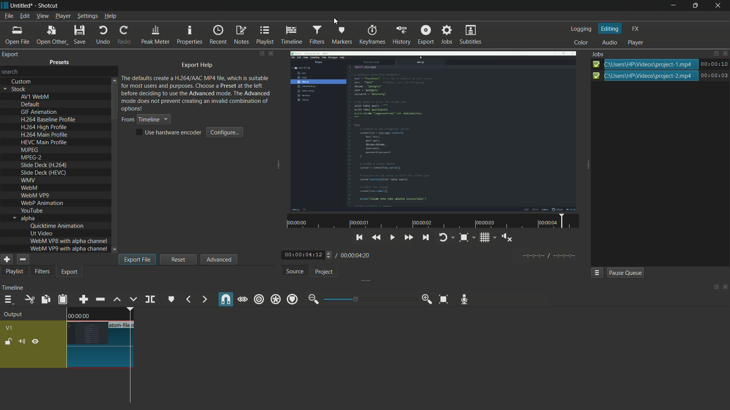 Image resolution: width=730 pixels, height=410 pixels. Describe the element at coordinates (190, 36) in the screenshot. I see `properties` at that location.